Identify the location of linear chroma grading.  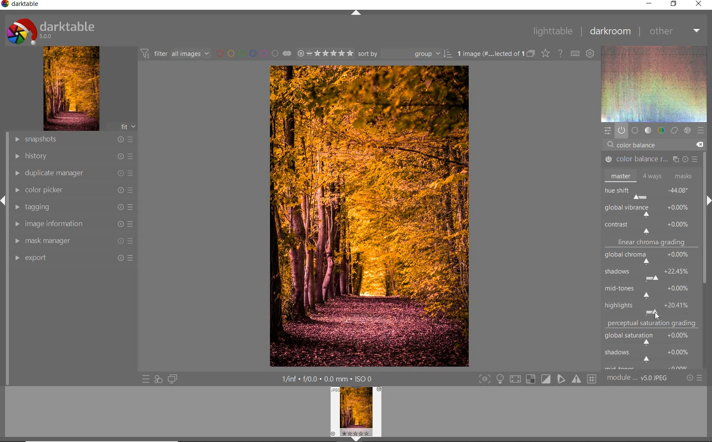
(651, 244).